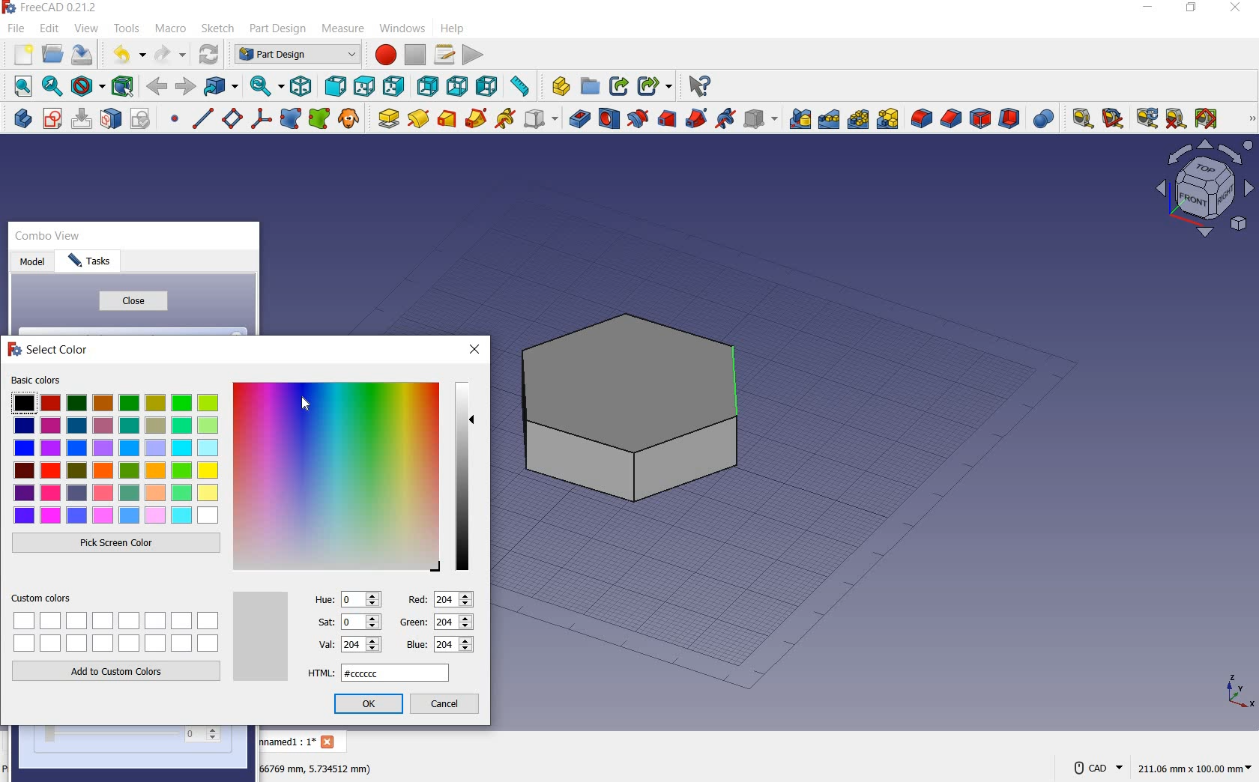 The width and height of the screenshot is (1259, 782). I want to click on create MultiTransform, so click(888, 119).